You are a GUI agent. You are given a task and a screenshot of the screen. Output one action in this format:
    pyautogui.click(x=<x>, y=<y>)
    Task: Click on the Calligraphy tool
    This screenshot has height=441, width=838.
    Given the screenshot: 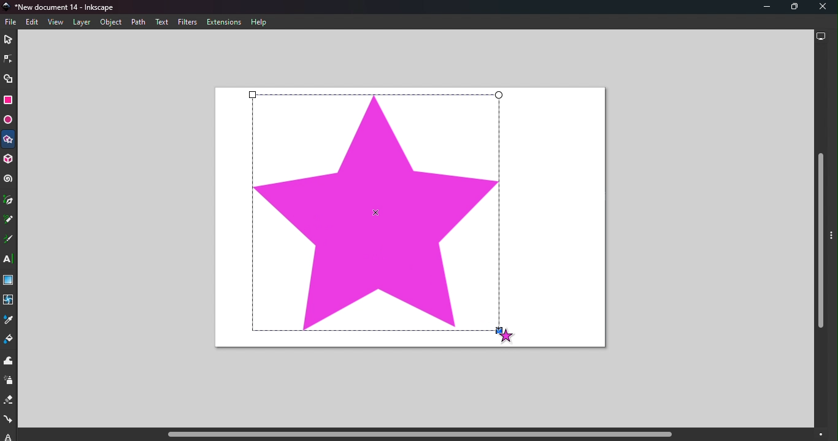 What is the action you would take?
    pyautogui.click(x=9, y=240)
    